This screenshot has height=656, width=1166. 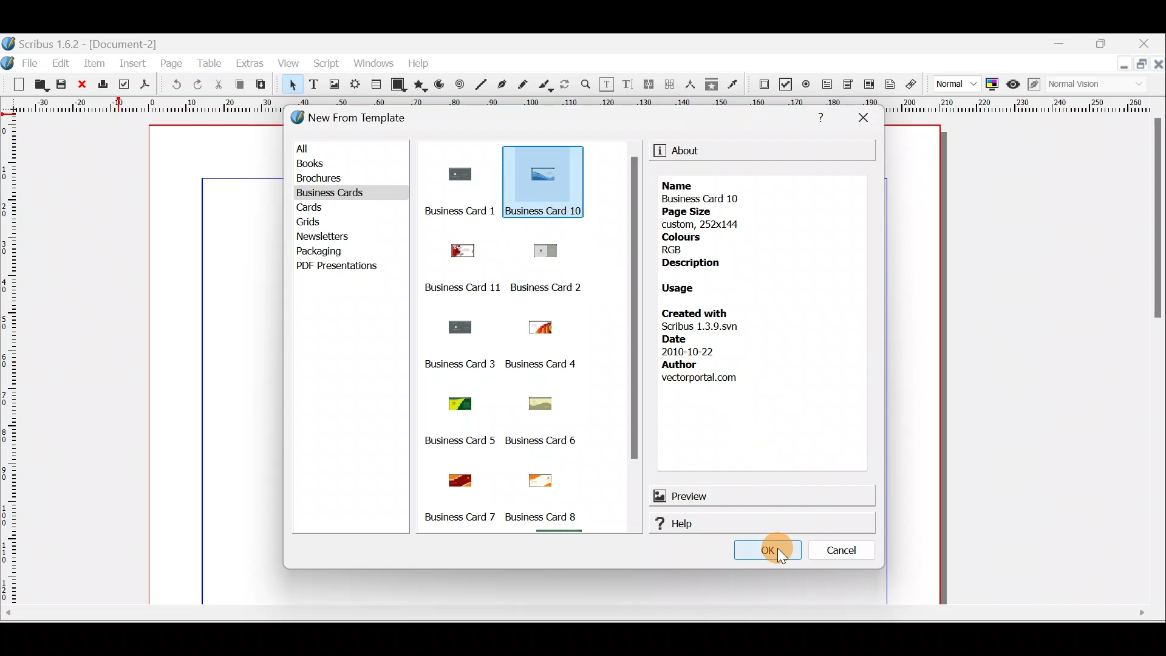 I want to click on Select item, so click(x=293, y=87).